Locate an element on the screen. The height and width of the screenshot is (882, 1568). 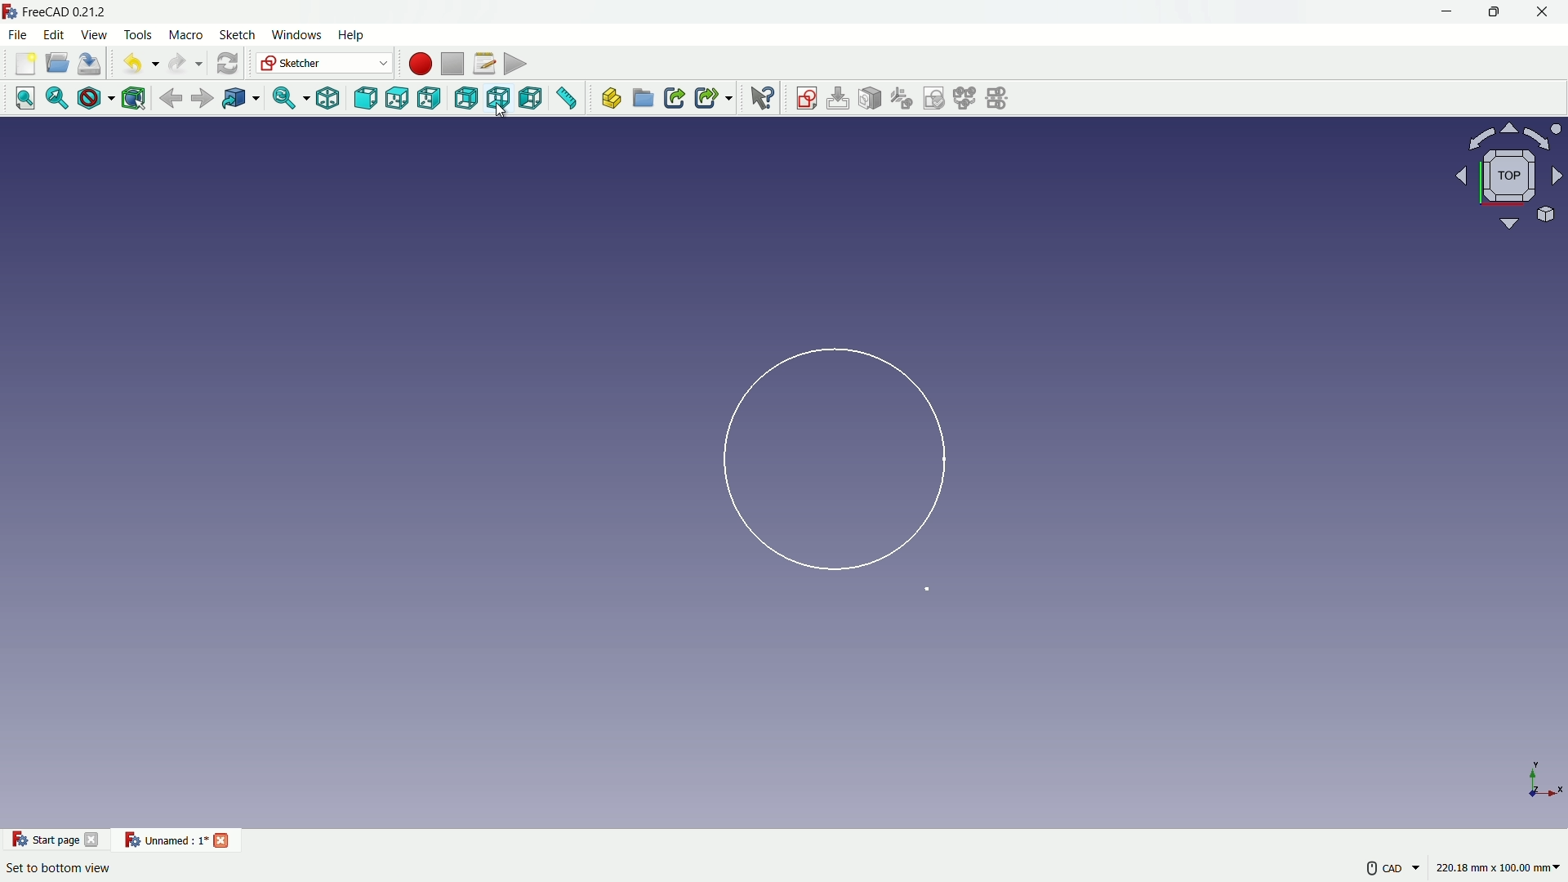
make sublink is located at coordinates (713, 99).